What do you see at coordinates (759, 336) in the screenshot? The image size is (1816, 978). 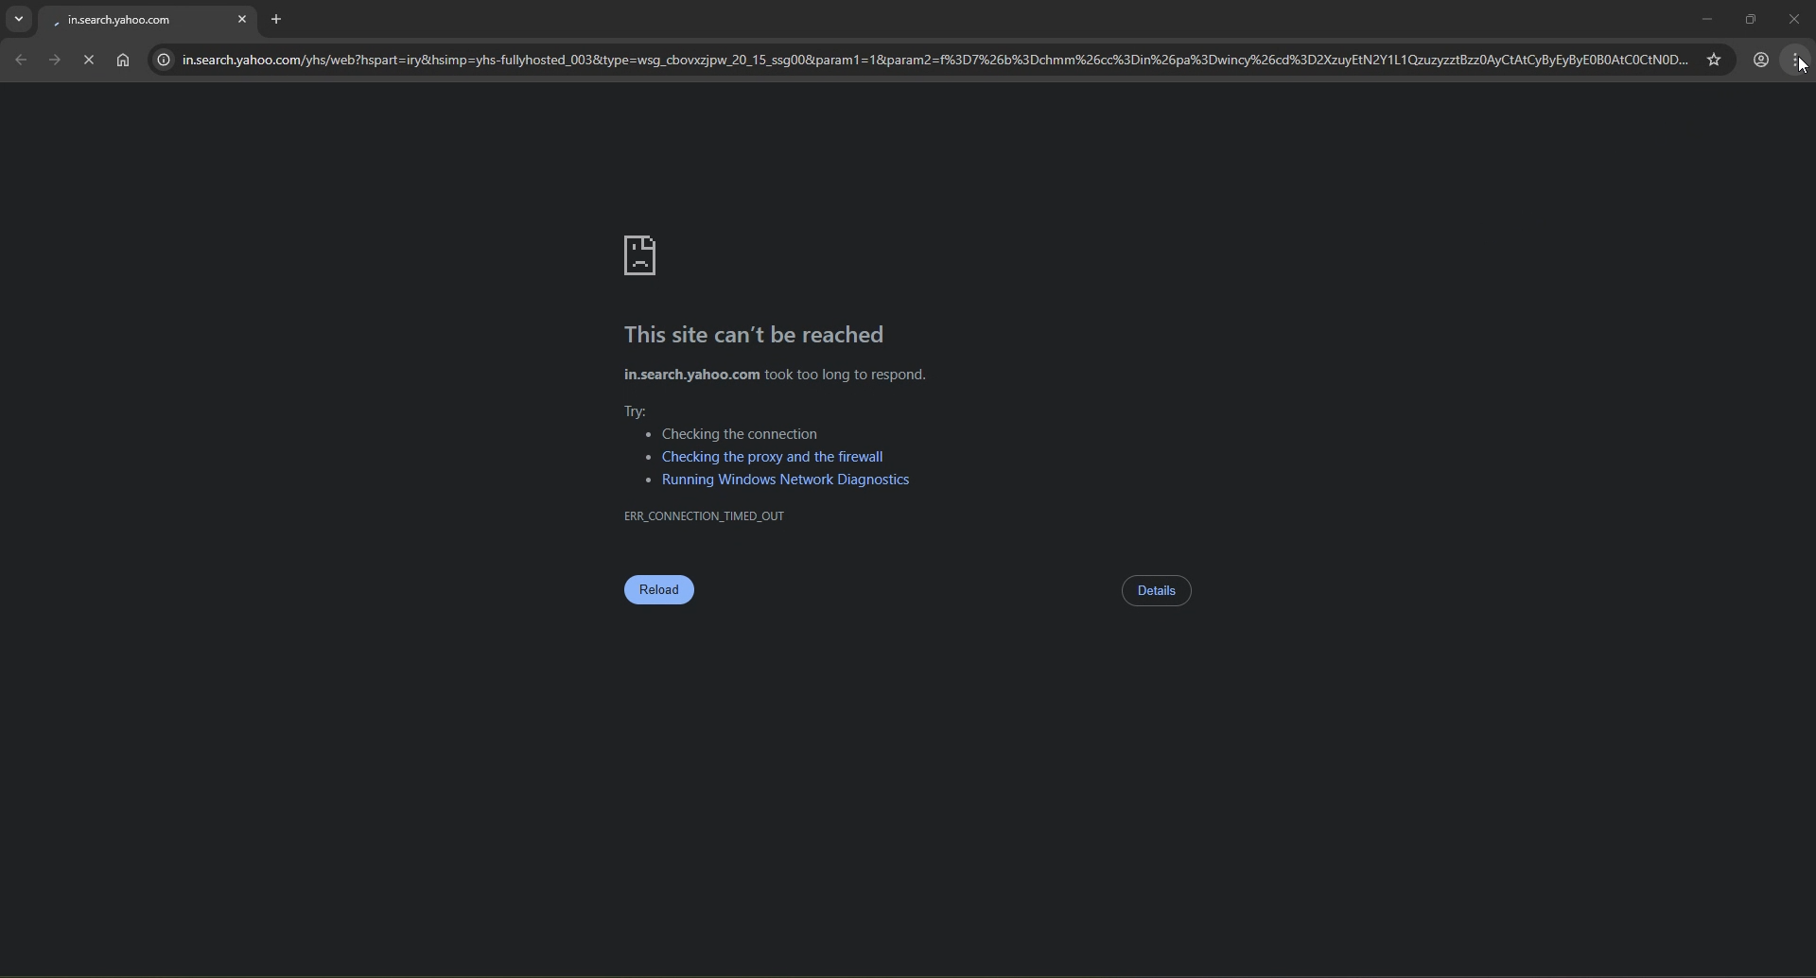 I see `This site can’t be reached` at bounding box center [759, 336].